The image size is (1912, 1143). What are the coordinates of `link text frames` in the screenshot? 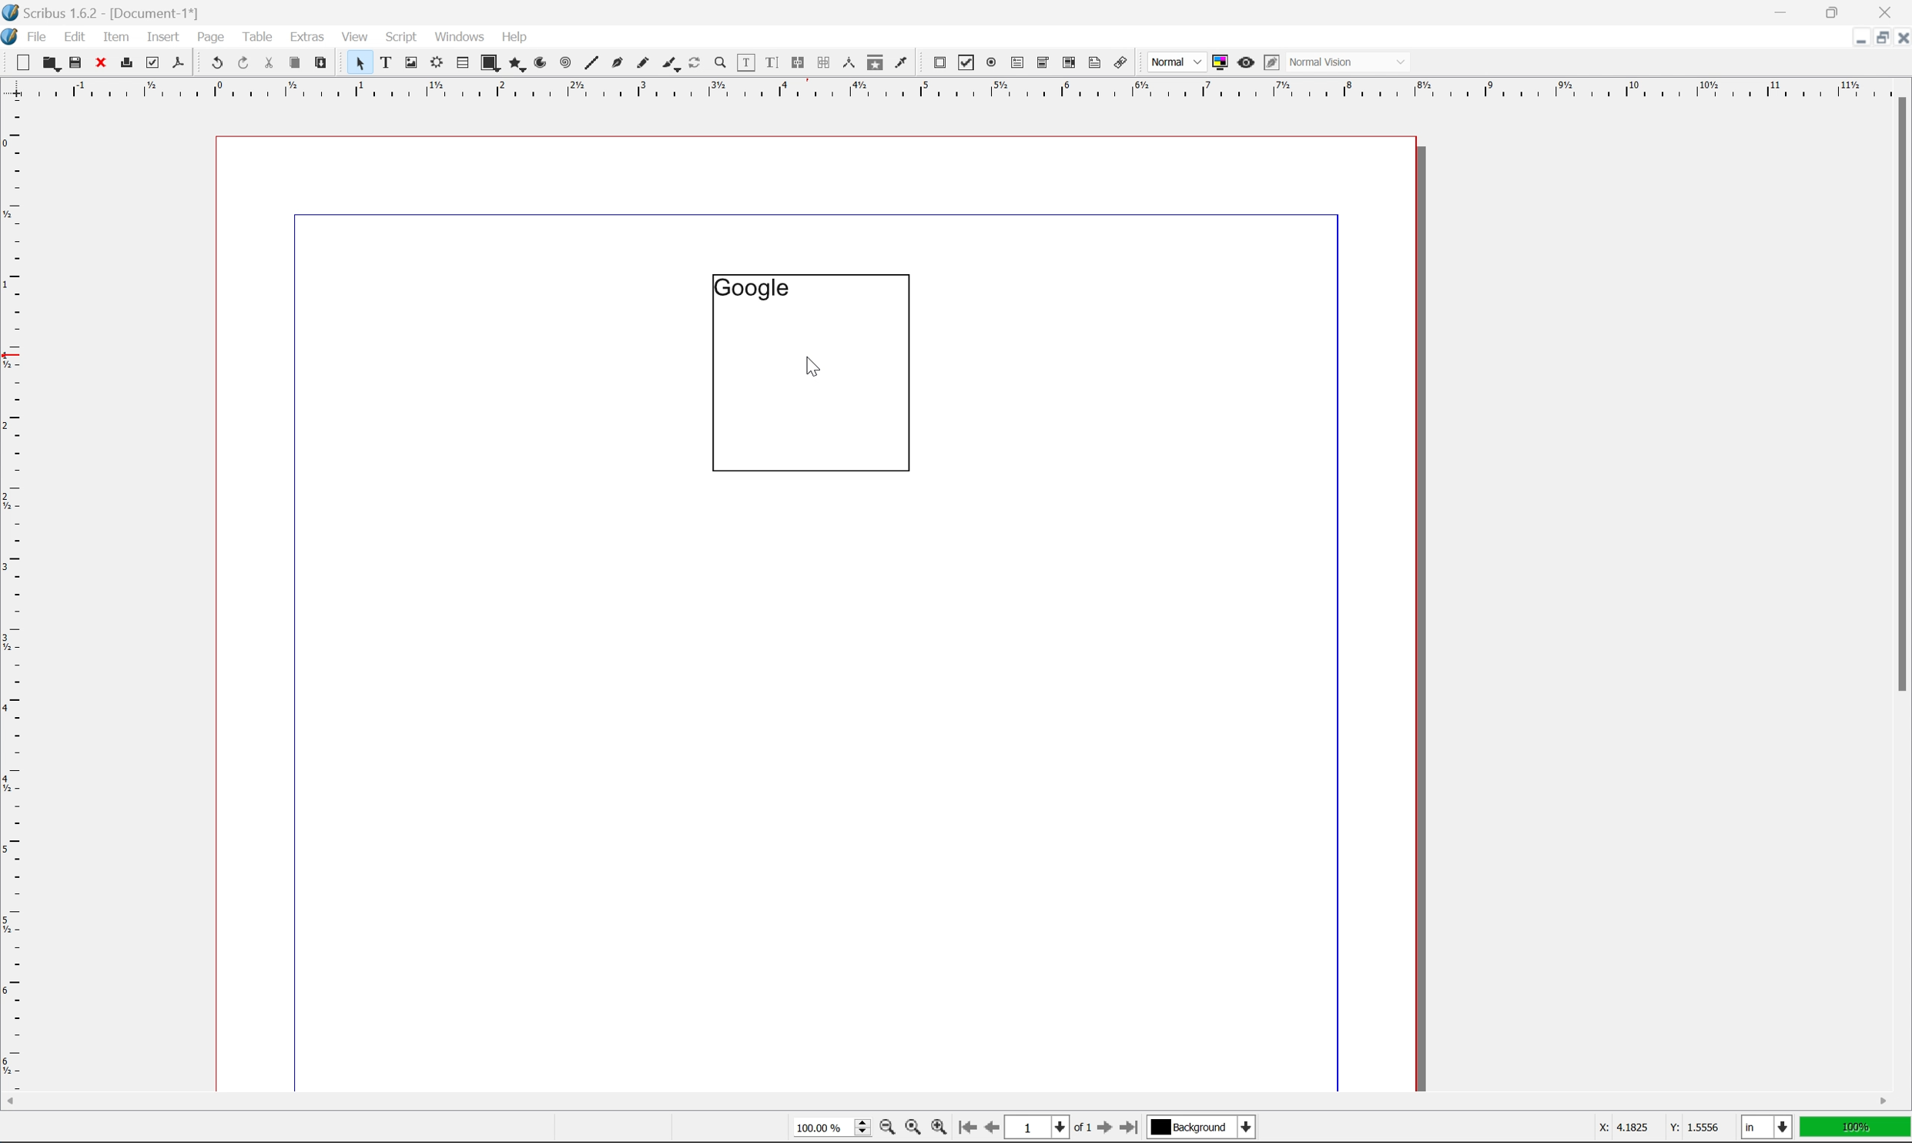 It's located at (795, 63).